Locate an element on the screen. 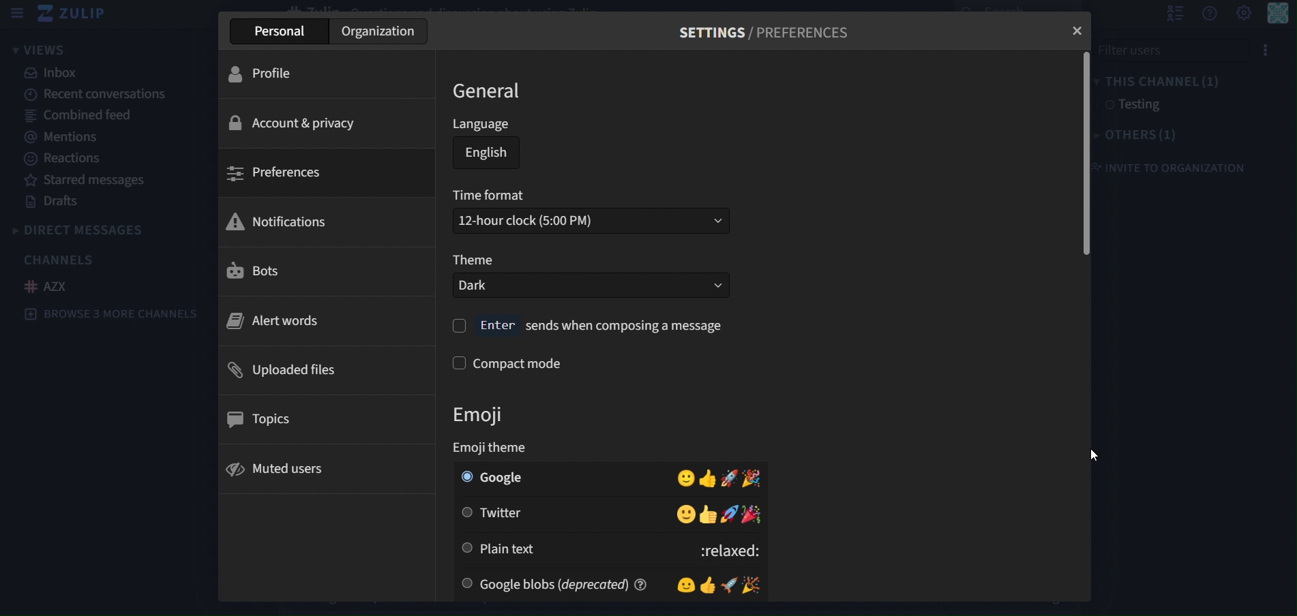  compact mode is located at coordinates (522, 361).